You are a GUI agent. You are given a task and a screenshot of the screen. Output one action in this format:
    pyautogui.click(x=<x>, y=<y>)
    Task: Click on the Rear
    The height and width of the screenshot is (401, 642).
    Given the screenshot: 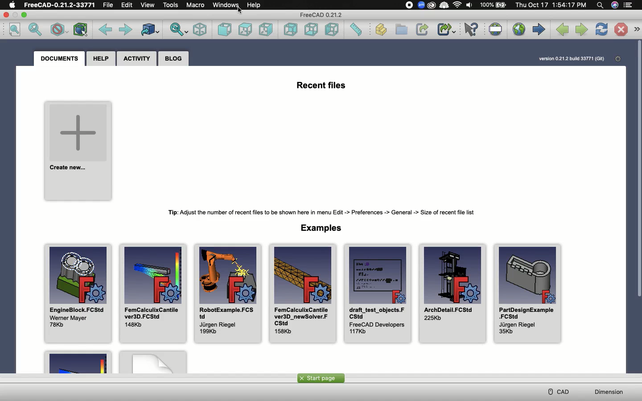 What is the action you would take?
    pyautogui.click(x=291, y=29)
    